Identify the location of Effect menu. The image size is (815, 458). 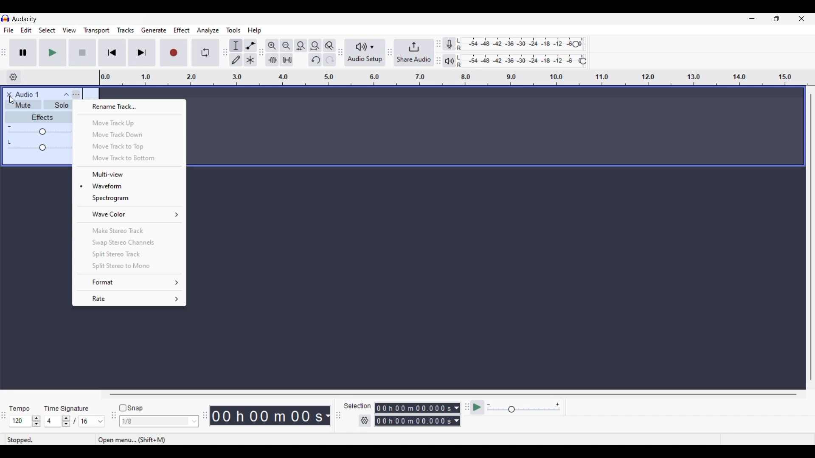
(182, 30).